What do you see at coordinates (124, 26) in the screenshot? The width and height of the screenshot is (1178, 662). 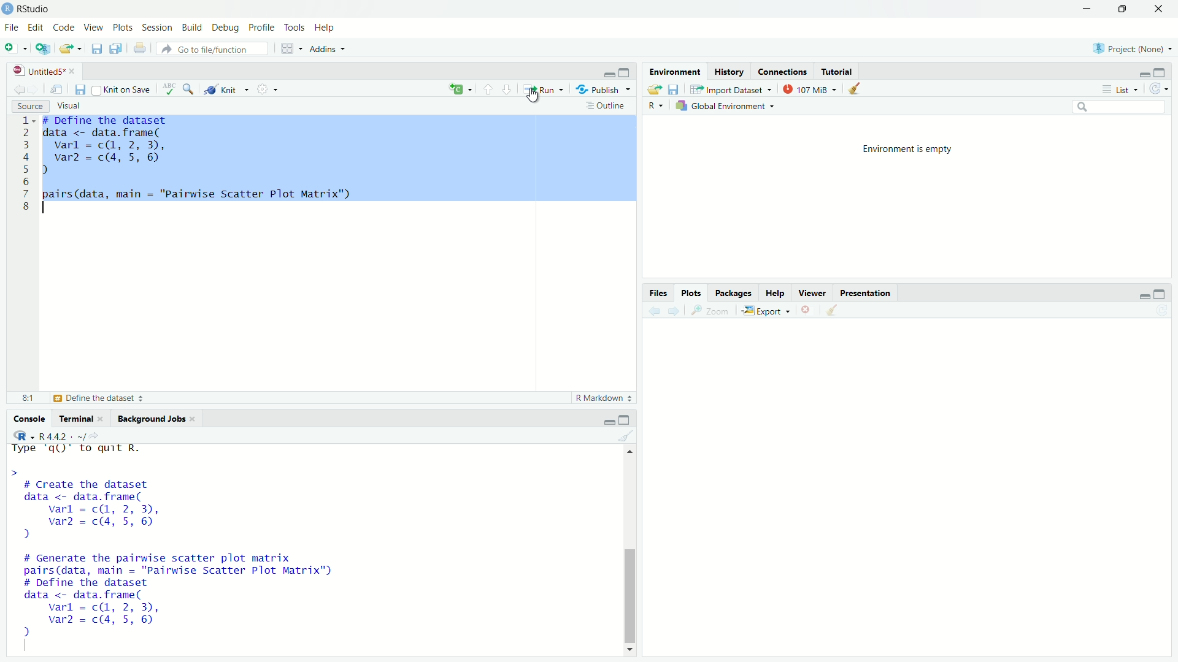 I see `Plots` at bounding box center [124, 26].